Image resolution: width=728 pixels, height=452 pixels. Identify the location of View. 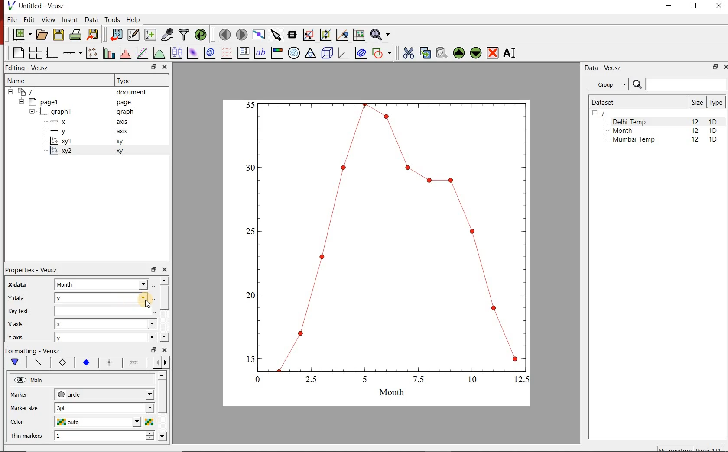
(48, 19).